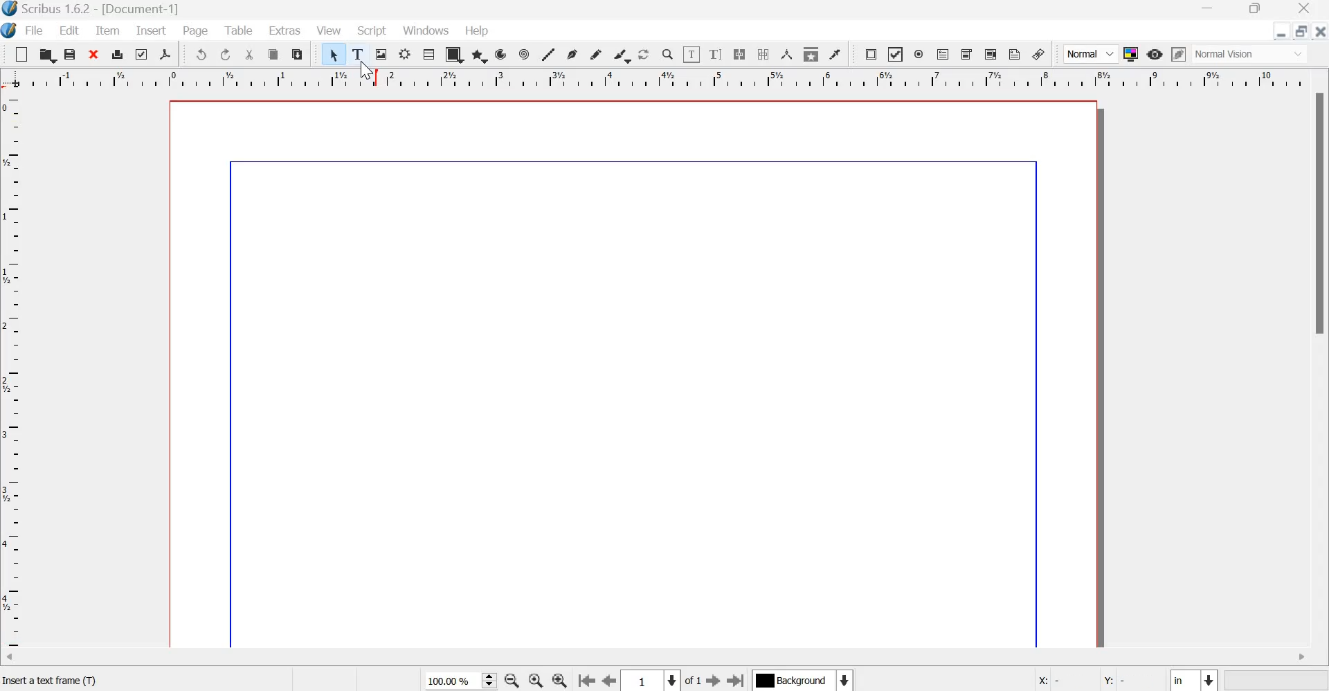  I want to click on , so click(644, 54).